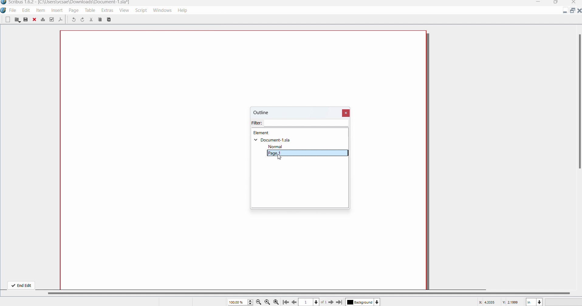  What do you see at coordinates (109, 11) in the screenshot?
I see `` at bounding box center [109, 11].